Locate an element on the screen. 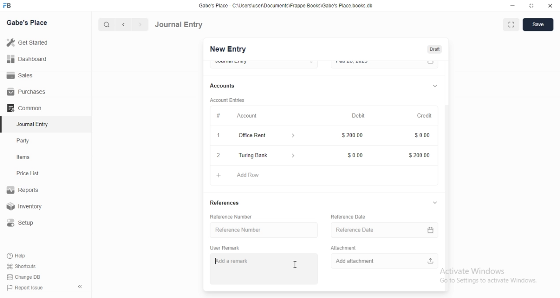 The image size is (560, 298). FB logo is located at coordinates (8, 6).